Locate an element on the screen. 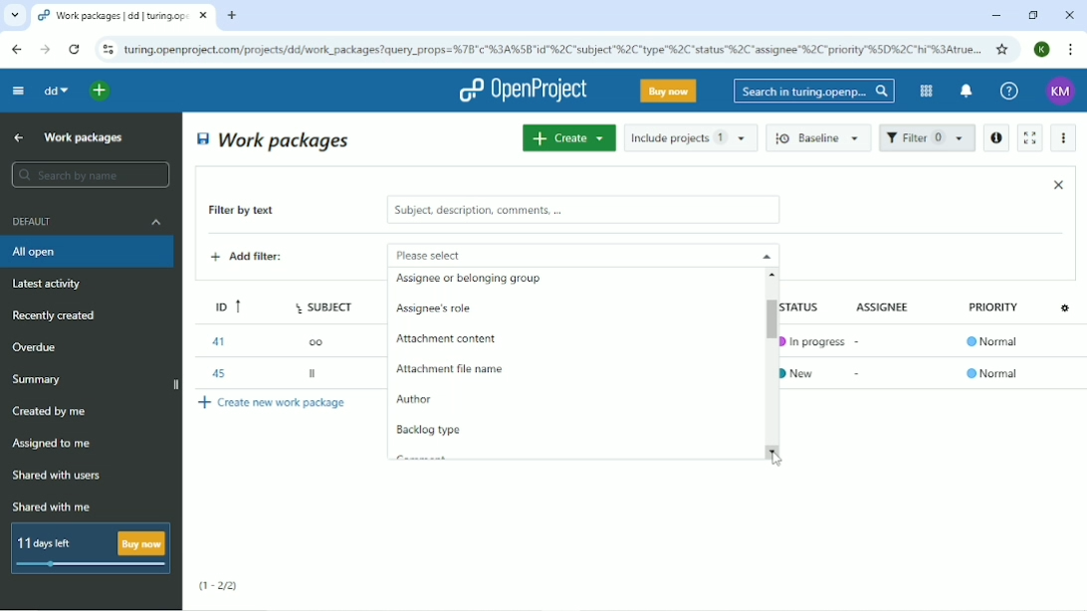 The image size is (1087, 611). Overdue is located at coordinates (37, 348).